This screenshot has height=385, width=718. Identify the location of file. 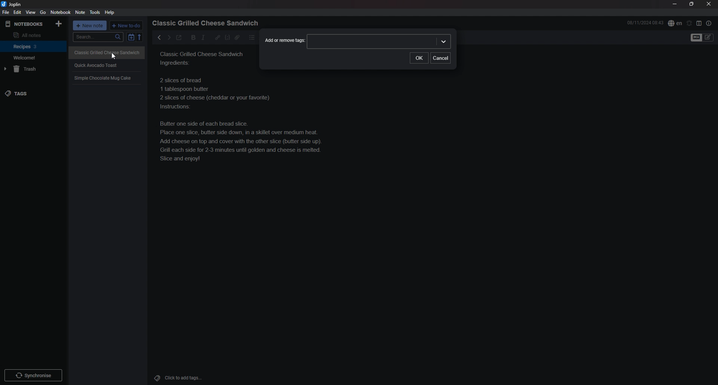
(5, 12).